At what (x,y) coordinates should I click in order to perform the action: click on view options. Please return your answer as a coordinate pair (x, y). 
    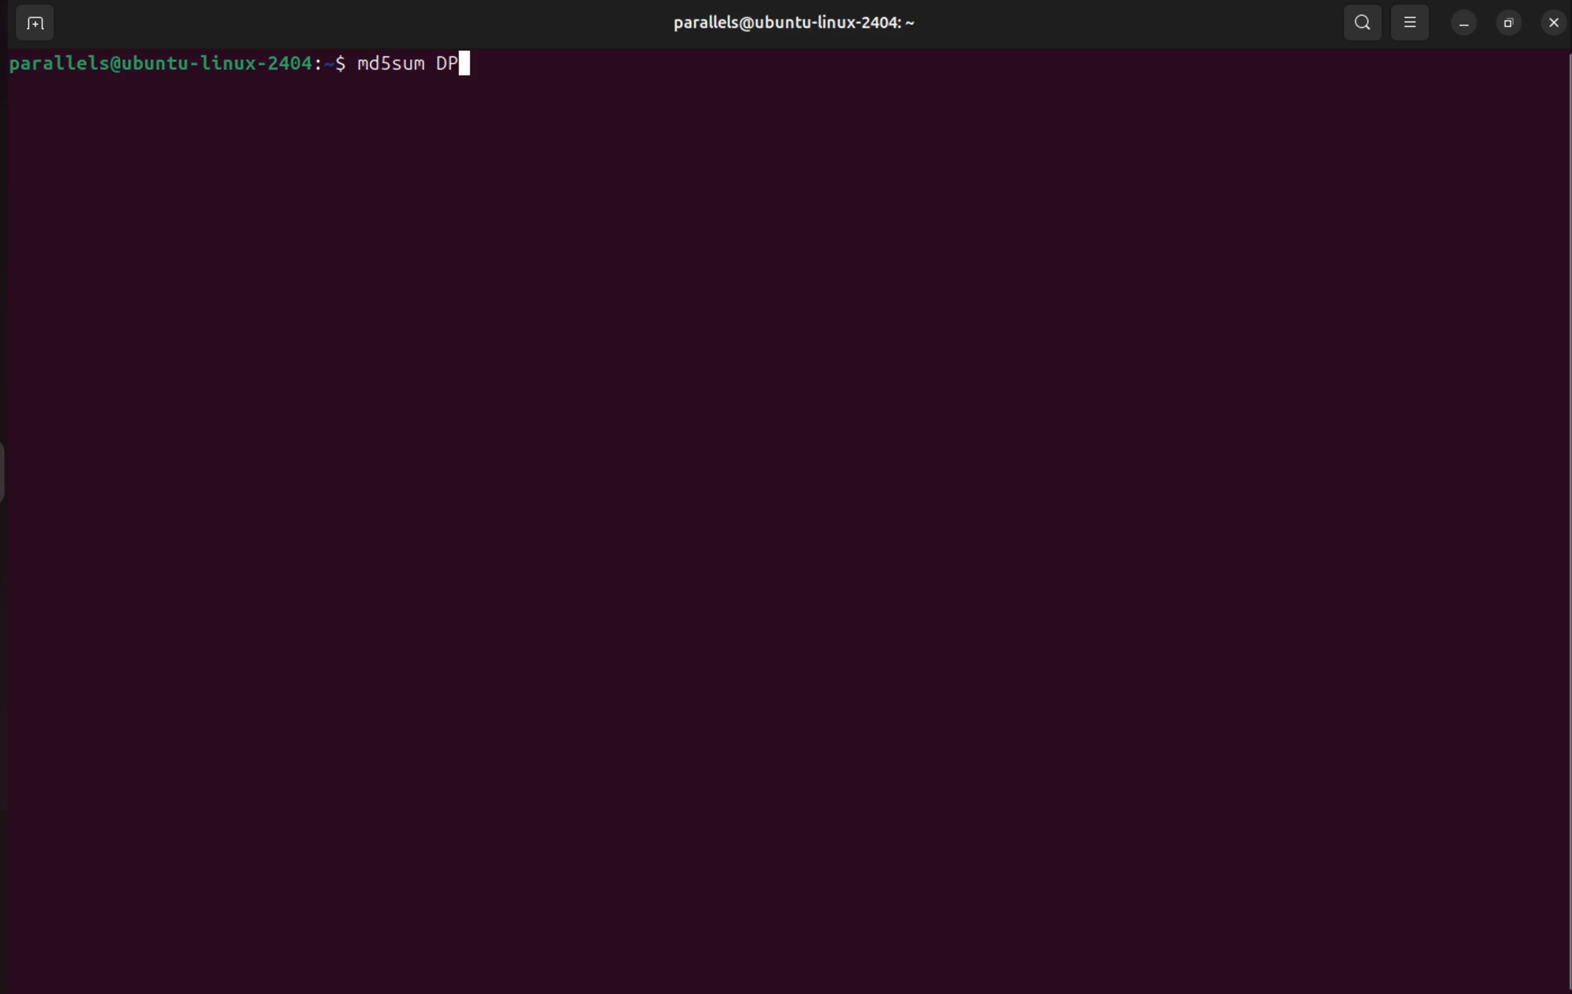
    Looking at the image, I should click on (1412, 22).